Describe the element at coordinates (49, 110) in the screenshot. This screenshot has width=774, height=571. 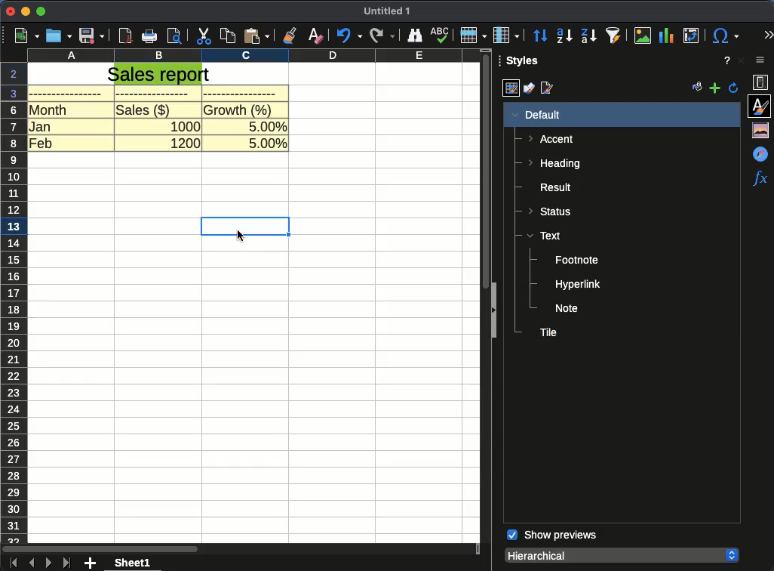
I see `month` at that location.